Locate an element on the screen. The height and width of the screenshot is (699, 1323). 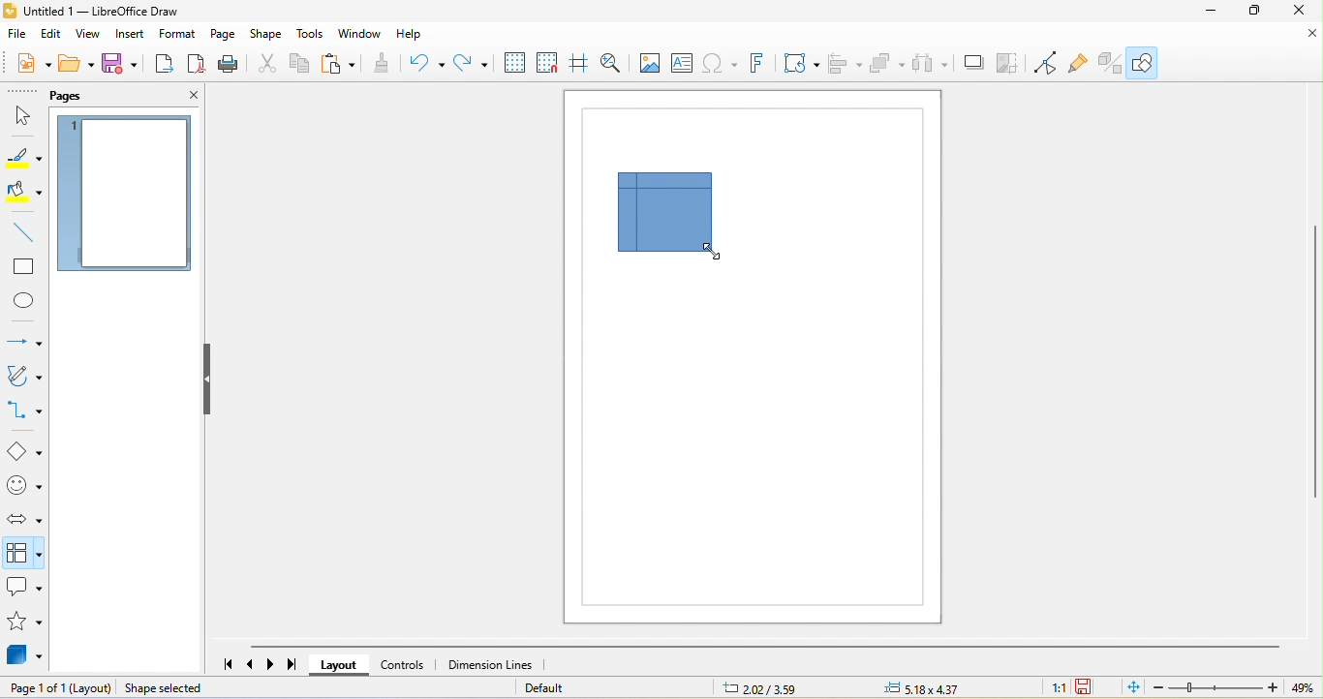
save is located at coordinates (122, 65).